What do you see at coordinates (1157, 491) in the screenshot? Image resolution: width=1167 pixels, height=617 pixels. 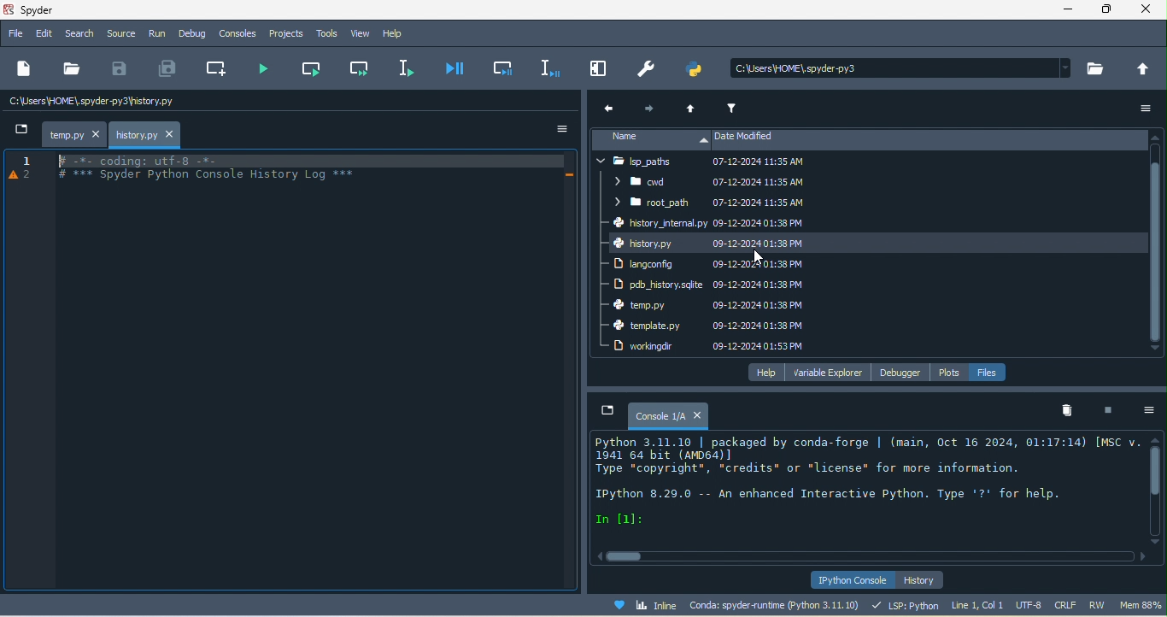 I see `vertical scroll bar` at bounding box center [1157, 491].